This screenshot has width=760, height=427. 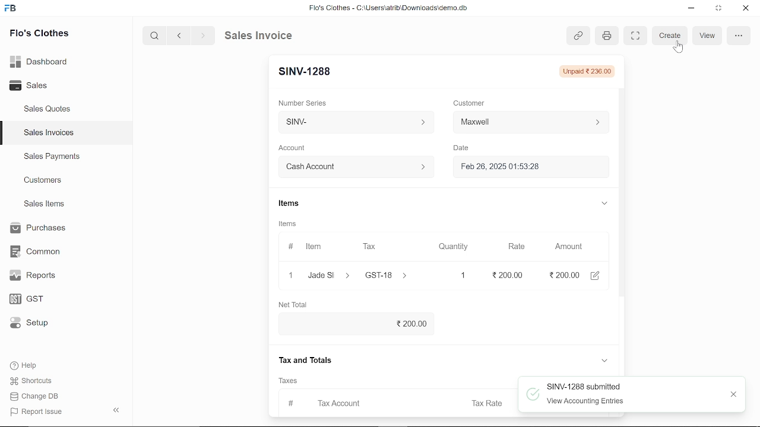 What do you see at coordinates (503, 275) in the screenshot?
I see `200.00` at bounding box center [503, 275].